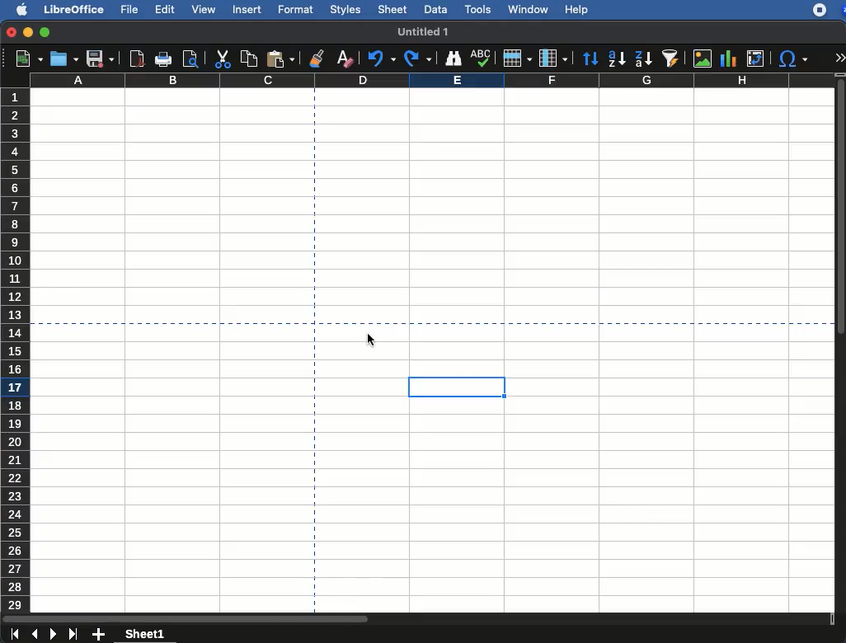 Image resolution: width=846 pixels, height=643 pixels. I want to click on page break, so click(314, 468).